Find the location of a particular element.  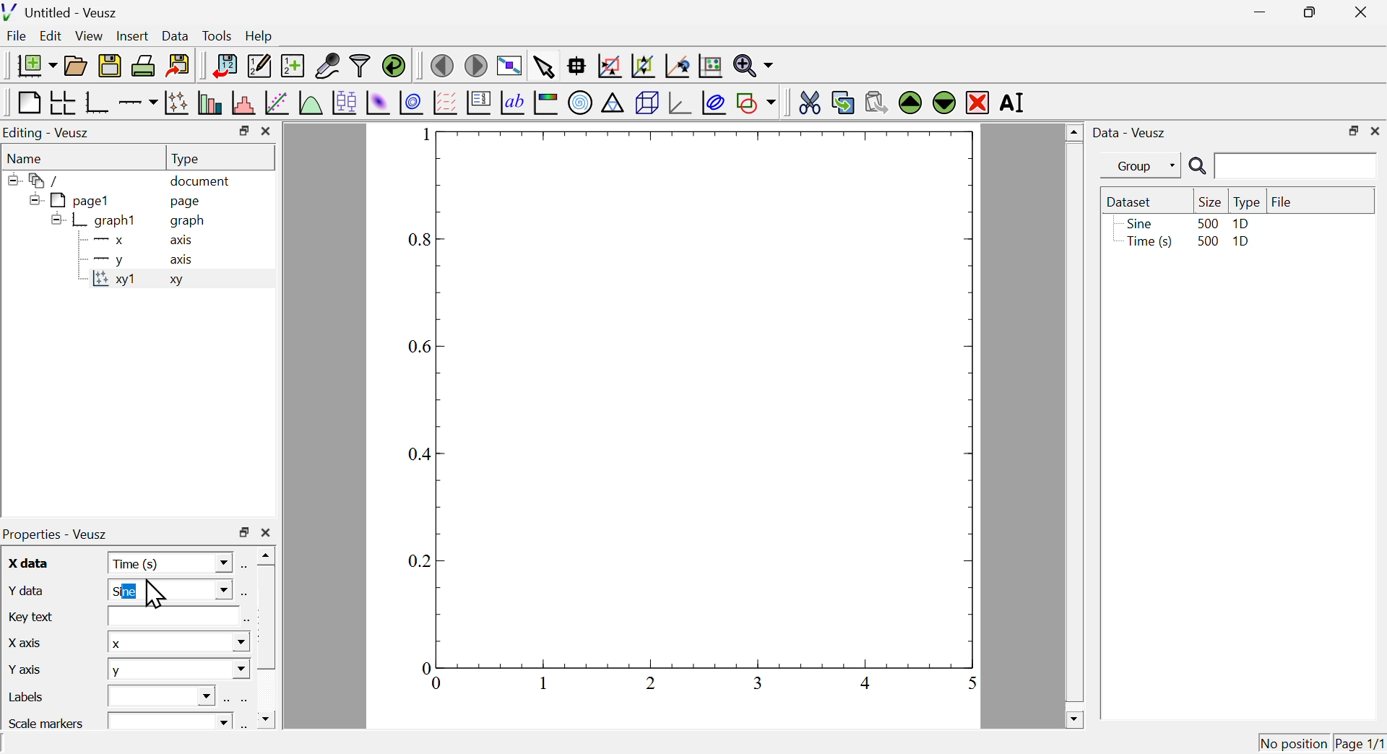

close is located at coordinates (267, 132).